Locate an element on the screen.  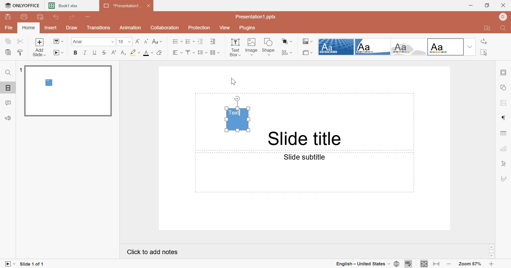
Redo is located at coordinates (72, 17).